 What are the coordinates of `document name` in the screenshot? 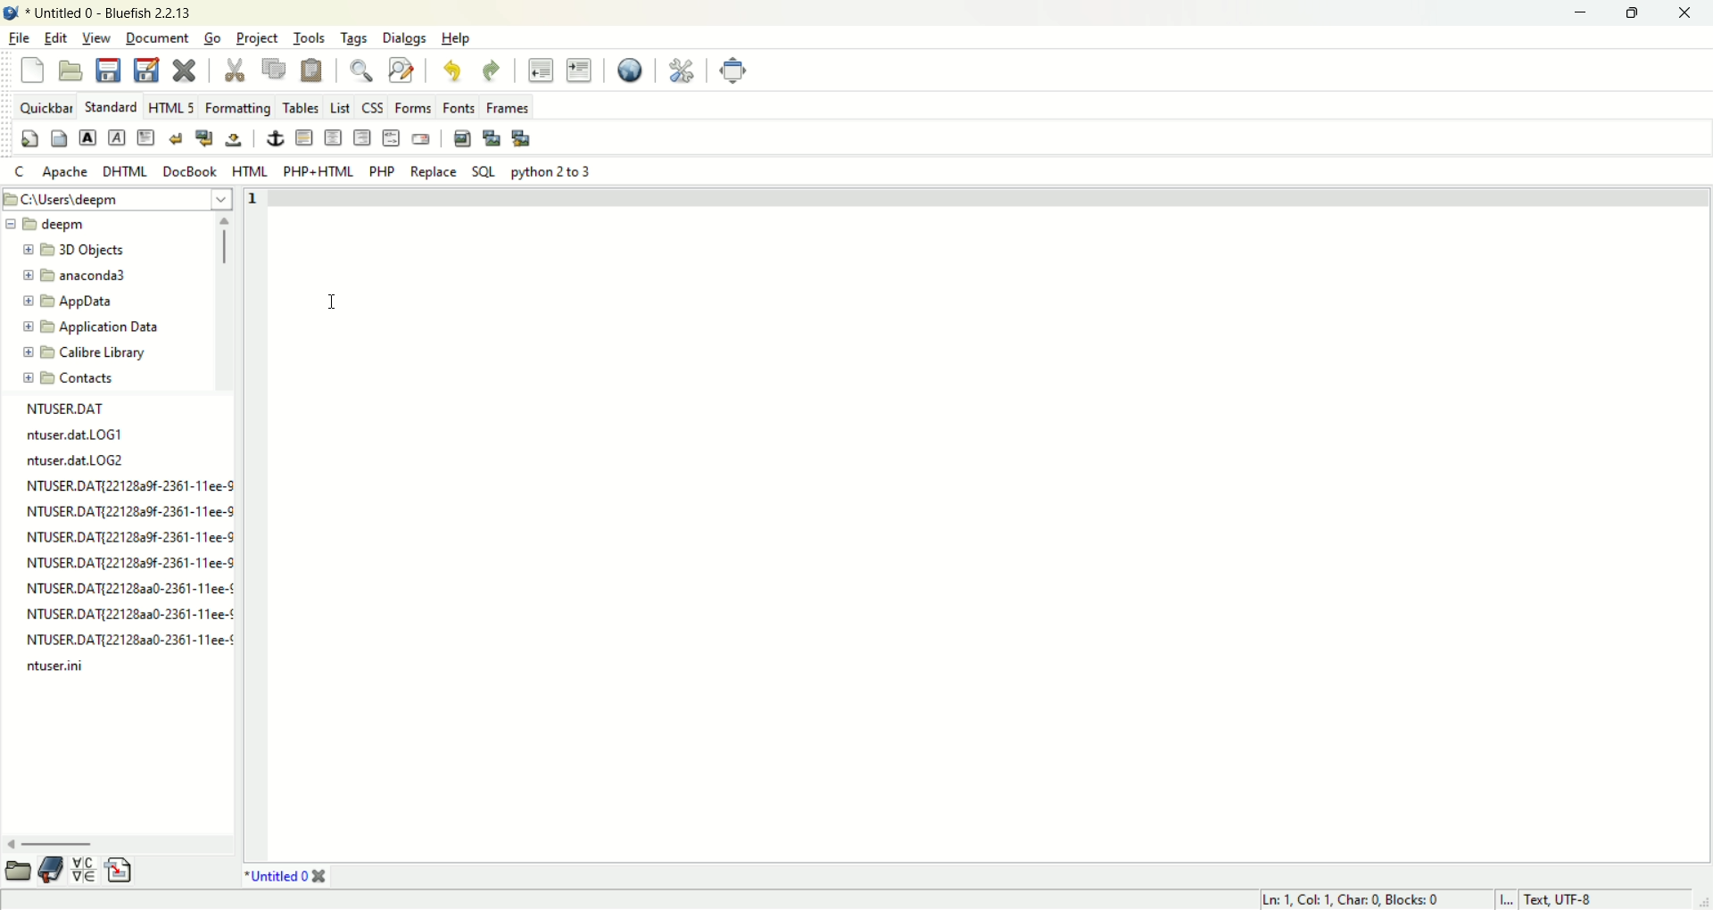 It's located at (279, 873).